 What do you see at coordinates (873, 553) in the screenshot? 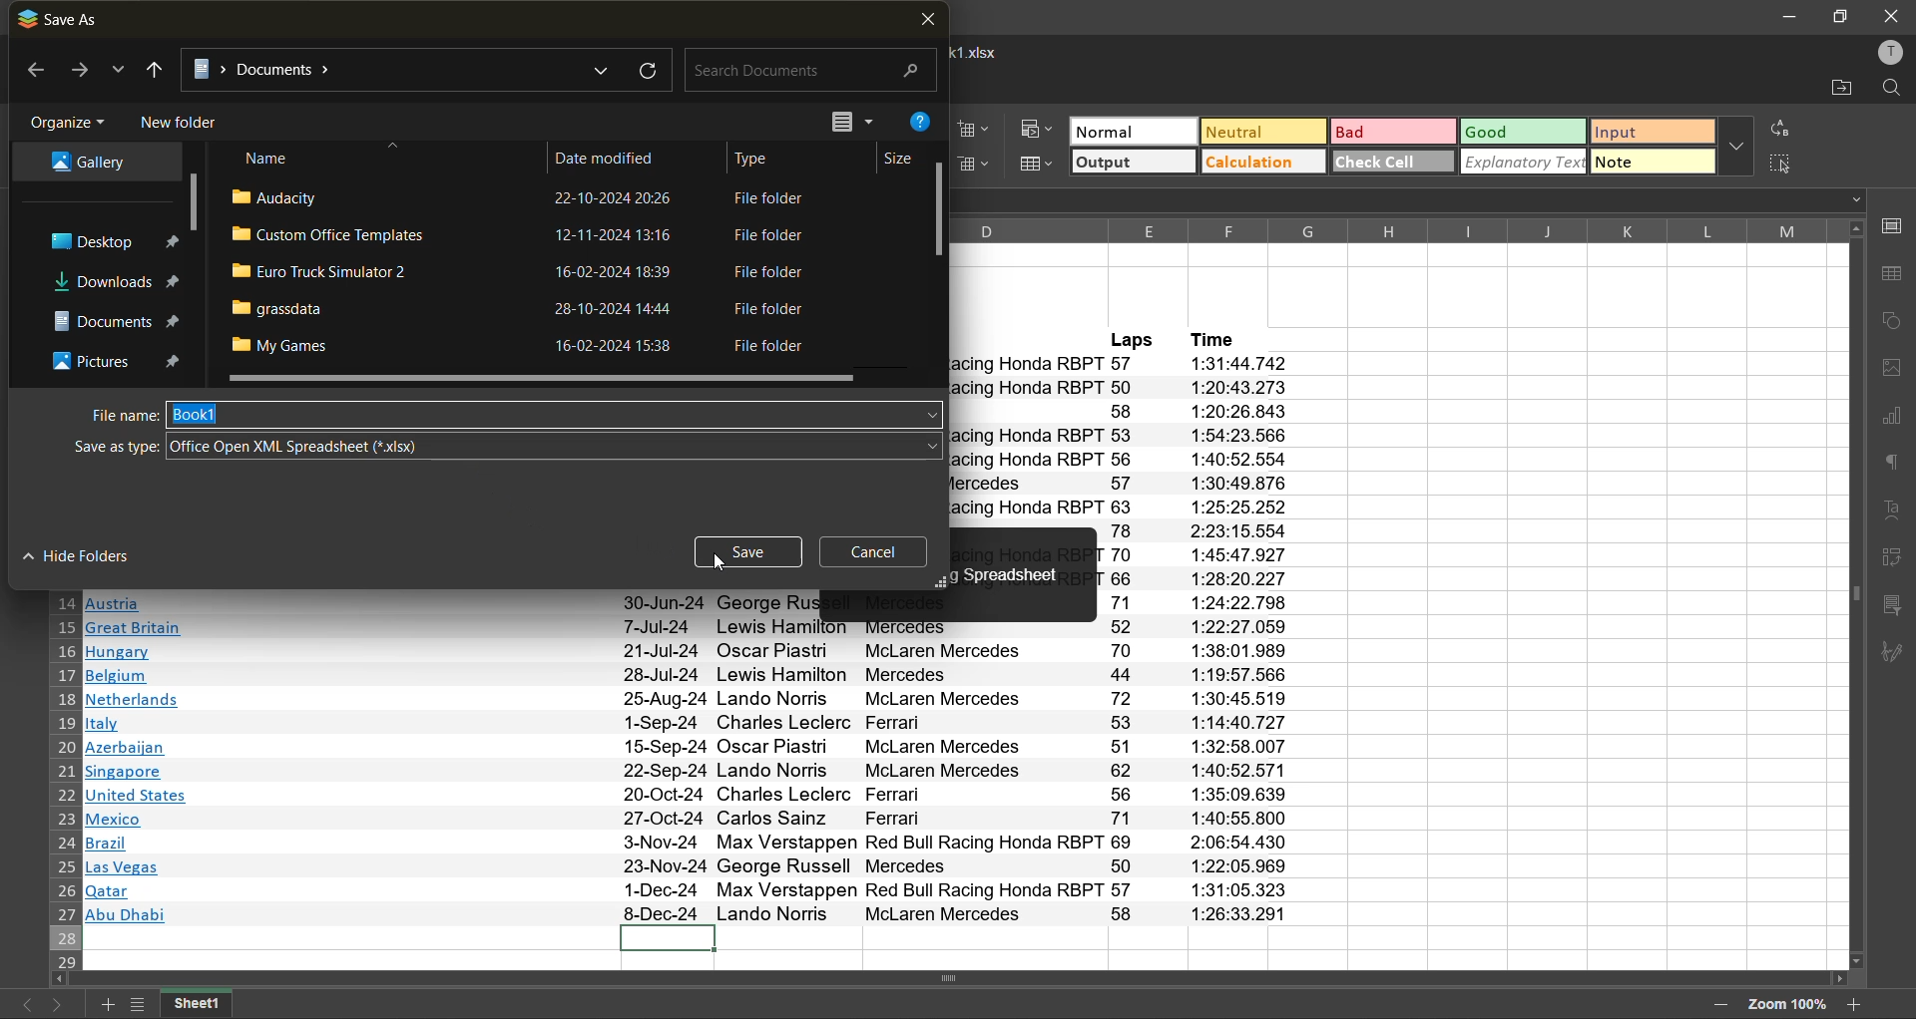
I see `cancel` at bounding box center [873, 553].